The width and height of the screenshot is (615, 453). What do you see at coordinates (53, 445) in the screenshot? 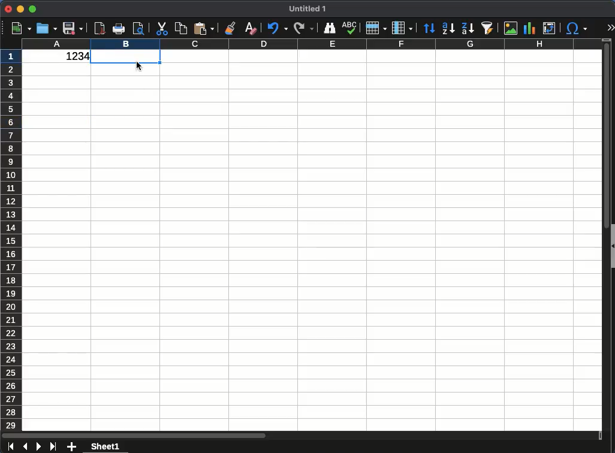
I see `last sheet` at bounding box center [53, 445].